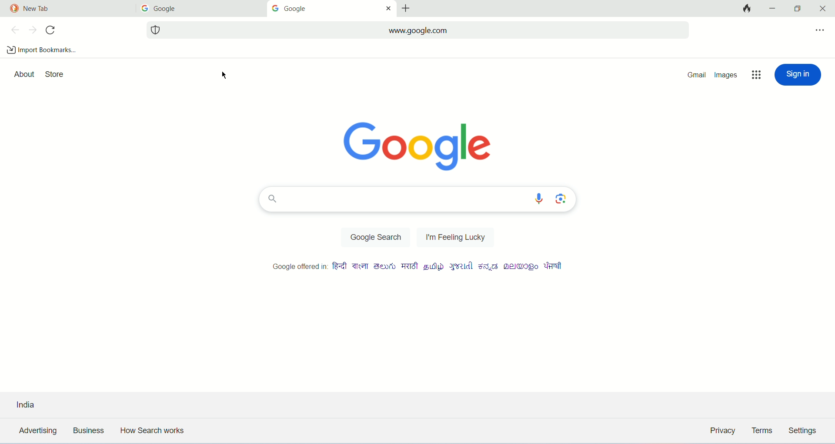  I want to click on google logo, so click(273, 9).